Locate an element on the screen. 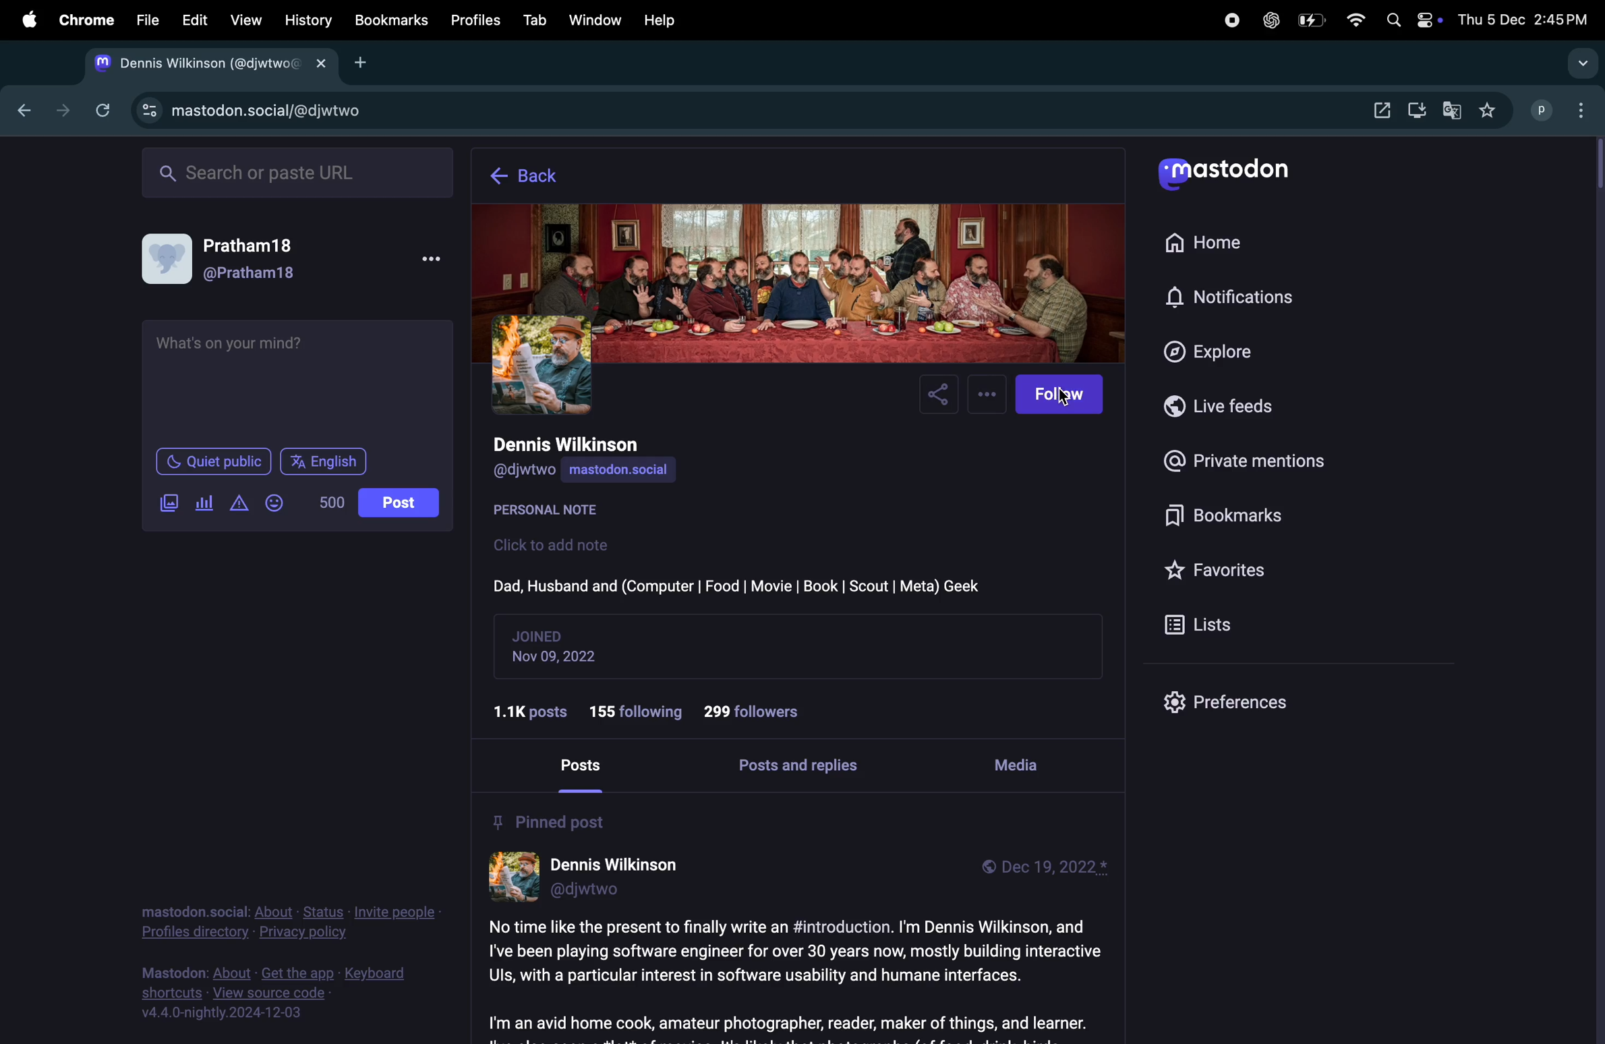  share is located at coordinates (940, 397).